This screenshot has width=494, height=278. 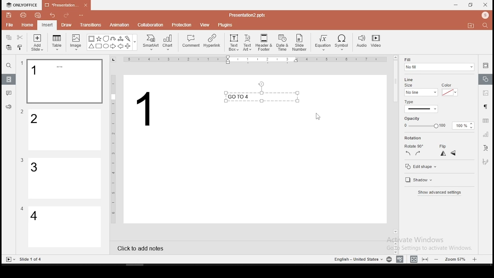 I want to click on smart, so click(x=150, y=42).